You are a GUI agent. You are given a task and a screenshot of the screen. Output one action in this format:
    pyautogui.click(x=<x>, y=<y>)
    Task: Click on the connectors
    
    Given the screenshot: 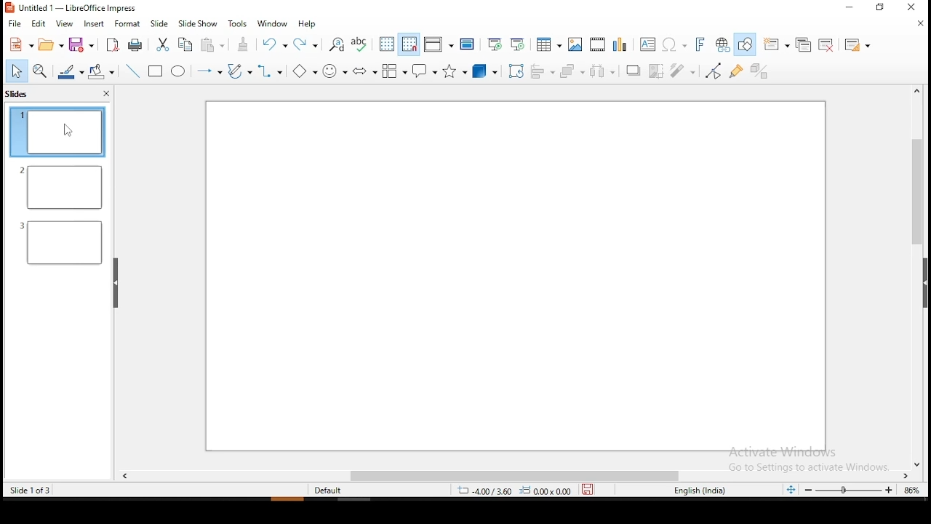 What is the action you would take?
    pyautogui.click(x=269, y=72)
    